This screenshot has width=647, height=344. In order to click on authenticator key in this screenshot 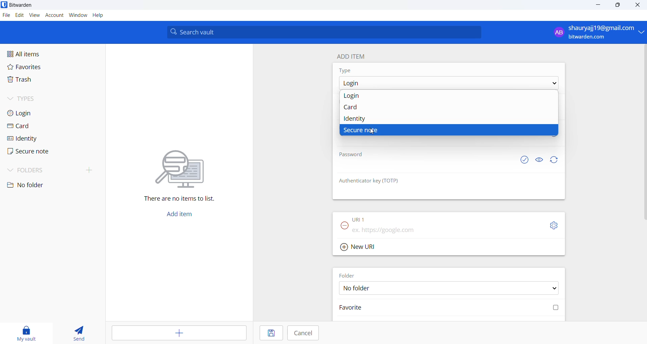, I will do `click(367, 181)`.